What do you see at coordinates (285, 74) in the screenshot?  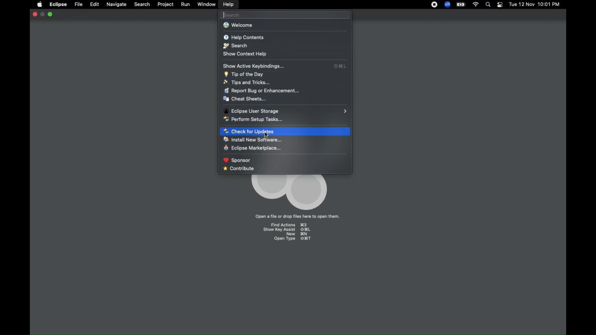 I see `Tip of the Day` at bounding box center [285, 74].